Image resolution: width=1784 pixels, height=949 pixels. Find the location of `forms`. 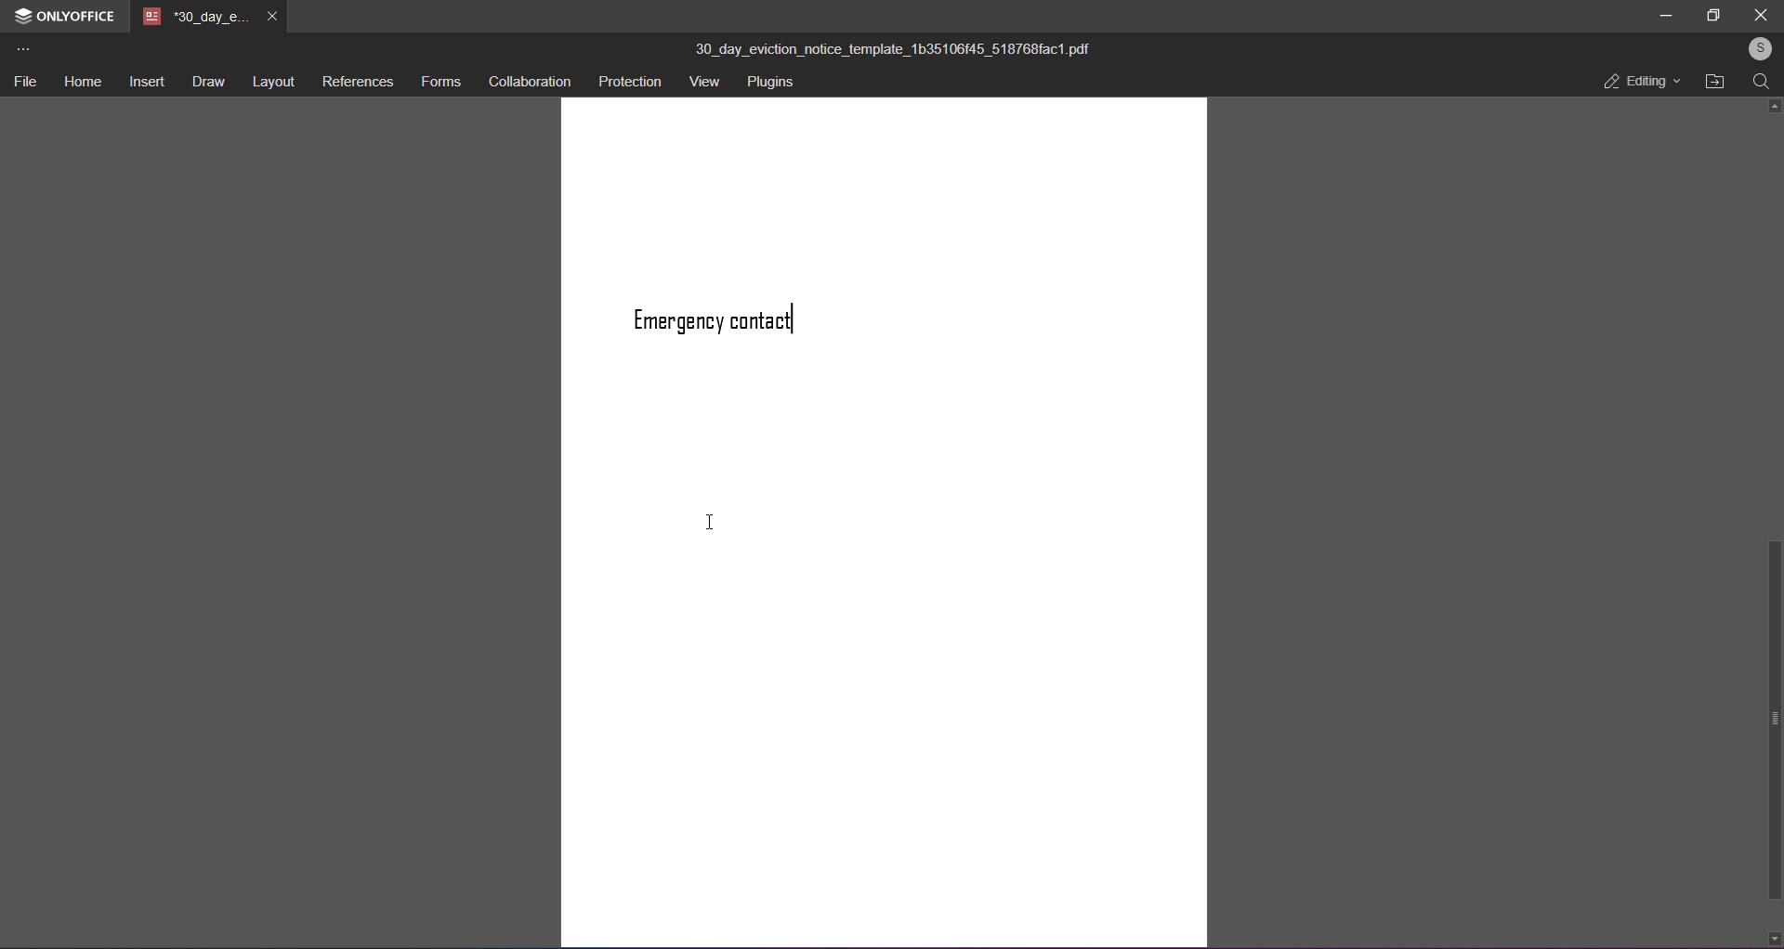

forms is located at coordinates (439, 84).